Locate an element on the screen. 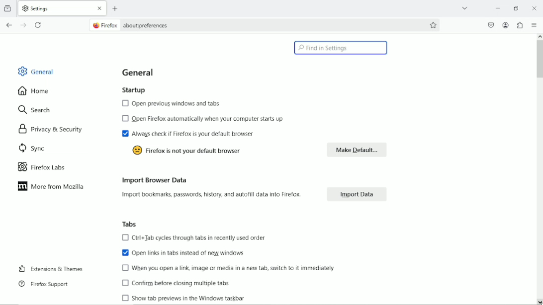  Sync is located at coordinates (32, 148).